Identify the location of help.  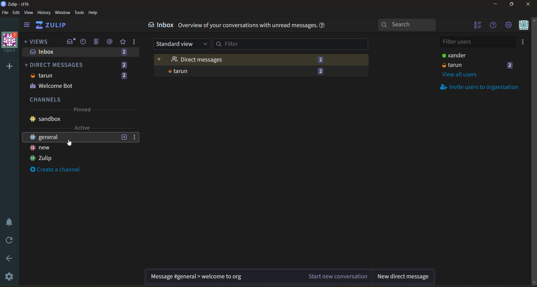
(95, 13).